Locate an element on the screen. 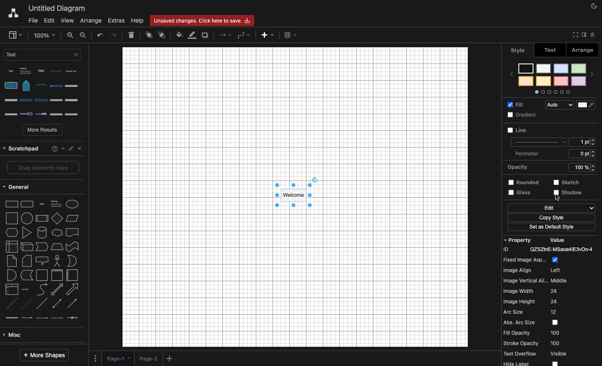 The width and height of the screenshot is (602, 366). Page 2 is located at coordinates (148, 358).